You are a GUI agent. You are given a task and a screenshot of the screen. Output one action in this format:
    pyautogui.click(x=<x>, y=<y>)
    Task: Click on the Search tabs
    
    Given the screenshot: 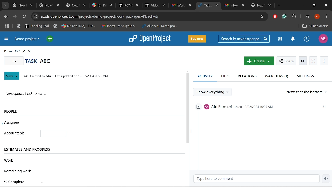 What is the action you would take?
    pyautogui.click(x=5, y=5)
    